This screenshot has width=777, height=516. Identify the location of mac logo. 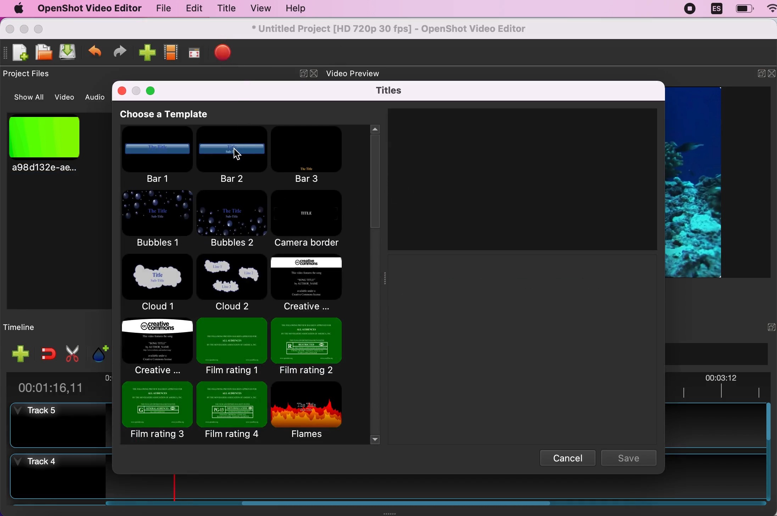
(18, 8).